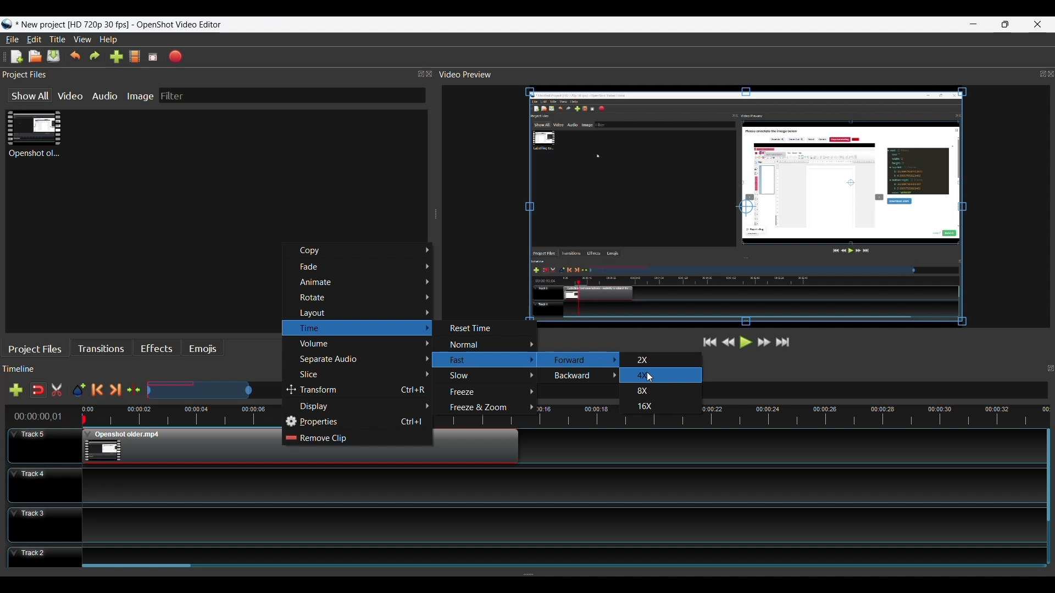 The width and height of the screenshot is (1055, 593). Describe the element at coordinates (116, 57) in the screenshot. I see `Import Files` at that location.